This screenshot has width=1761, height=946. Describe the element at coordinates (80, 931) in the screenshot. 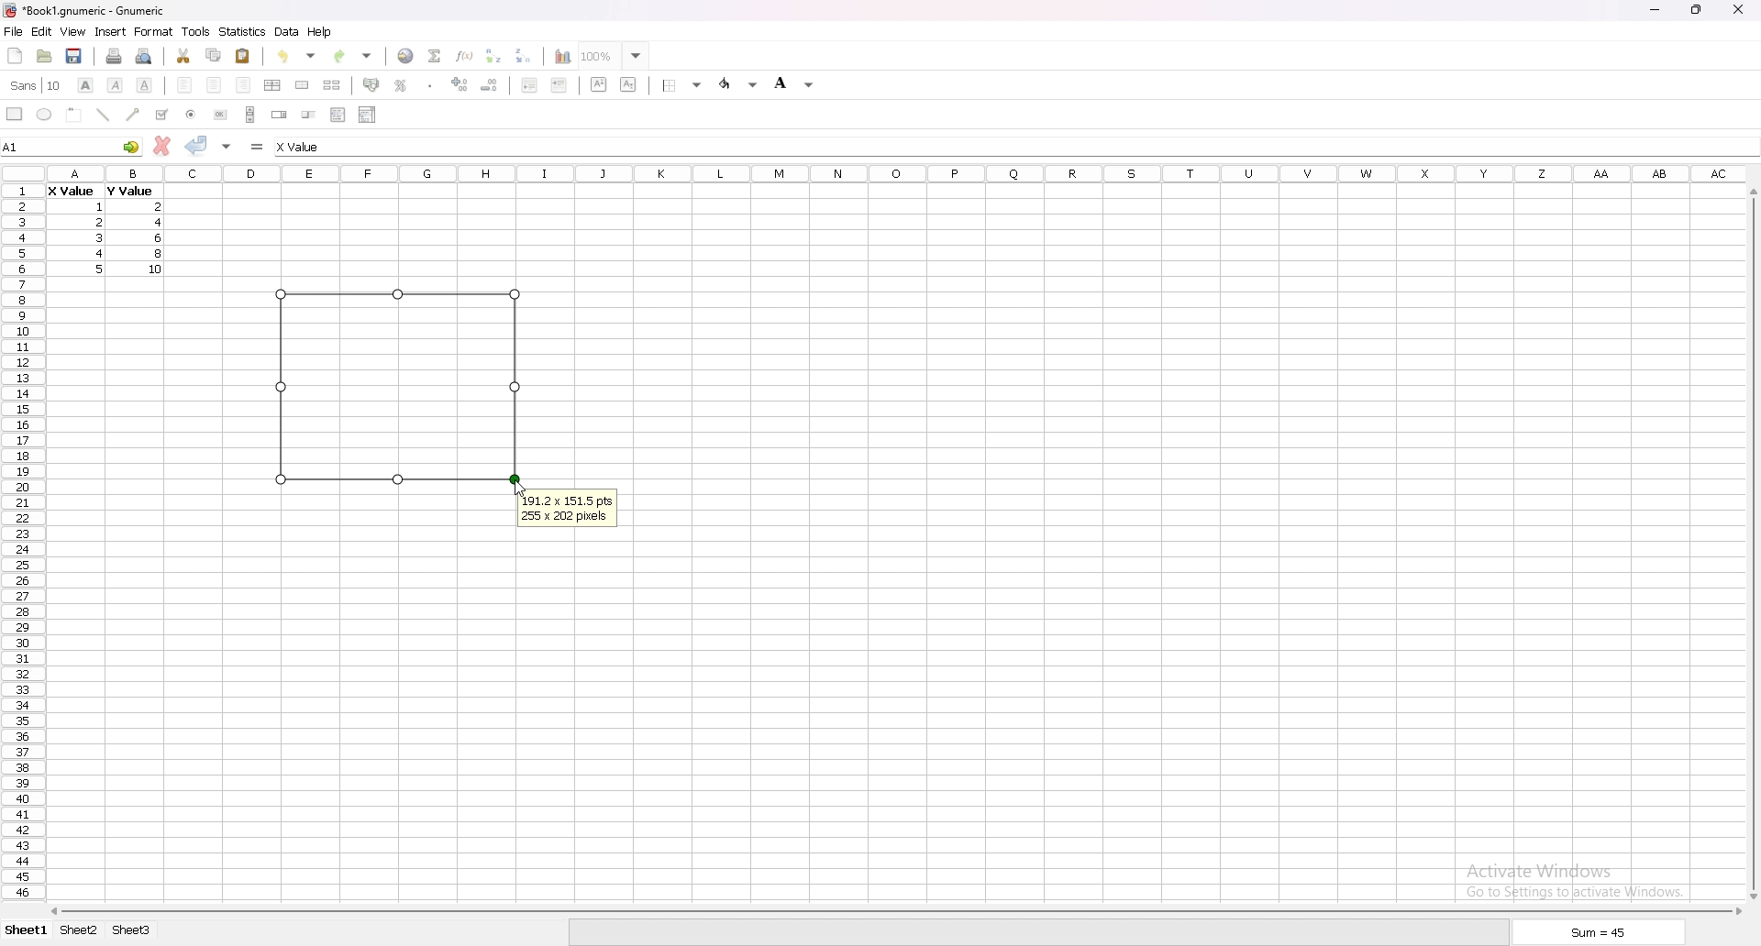

I see `sheet 2` at that location.